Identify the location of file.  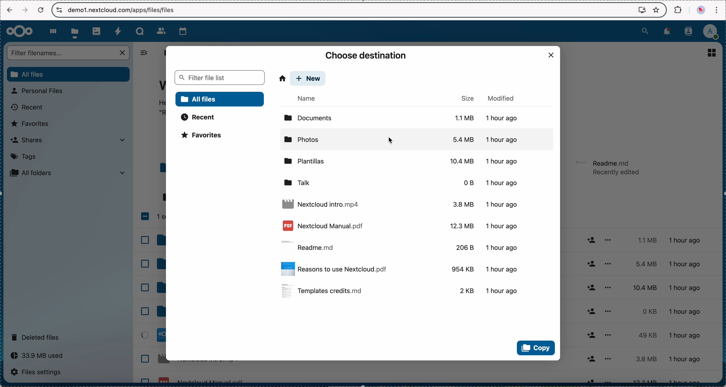
(402, 290).